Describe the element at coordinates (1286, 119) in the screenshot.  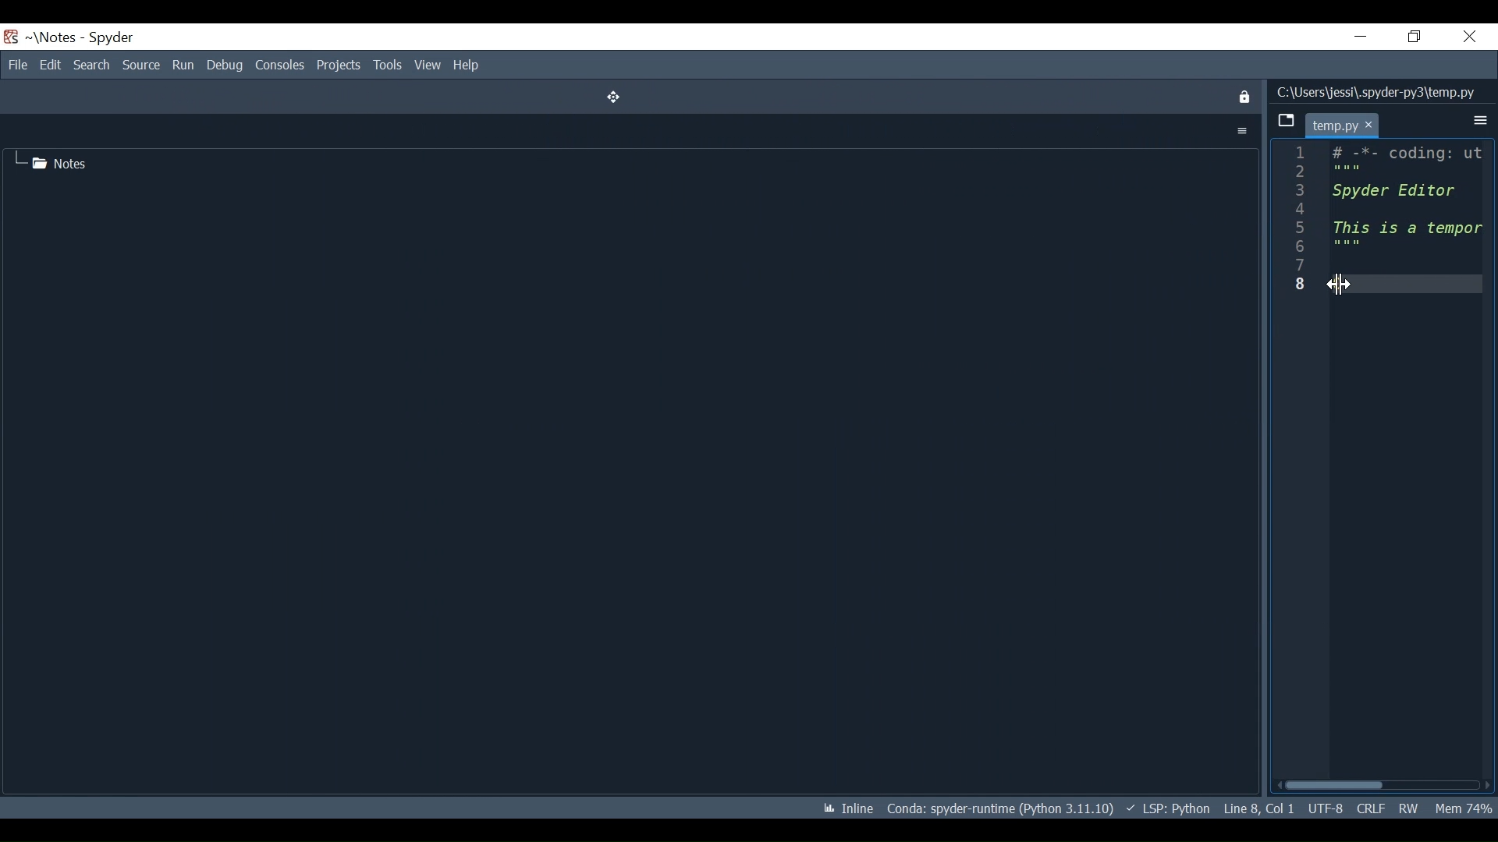
I see `Browse tab` at that location.